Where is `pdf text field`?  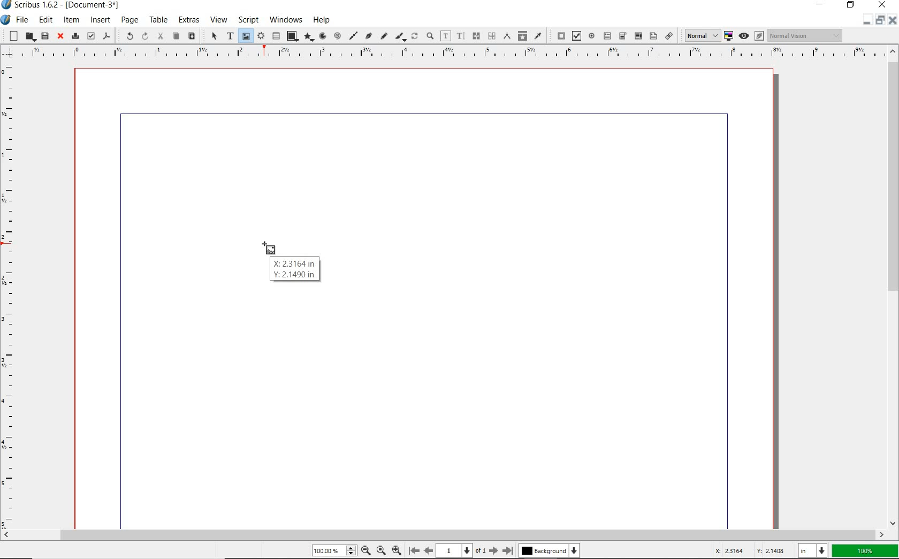 pdf text field is located at coordinates (608, 36).